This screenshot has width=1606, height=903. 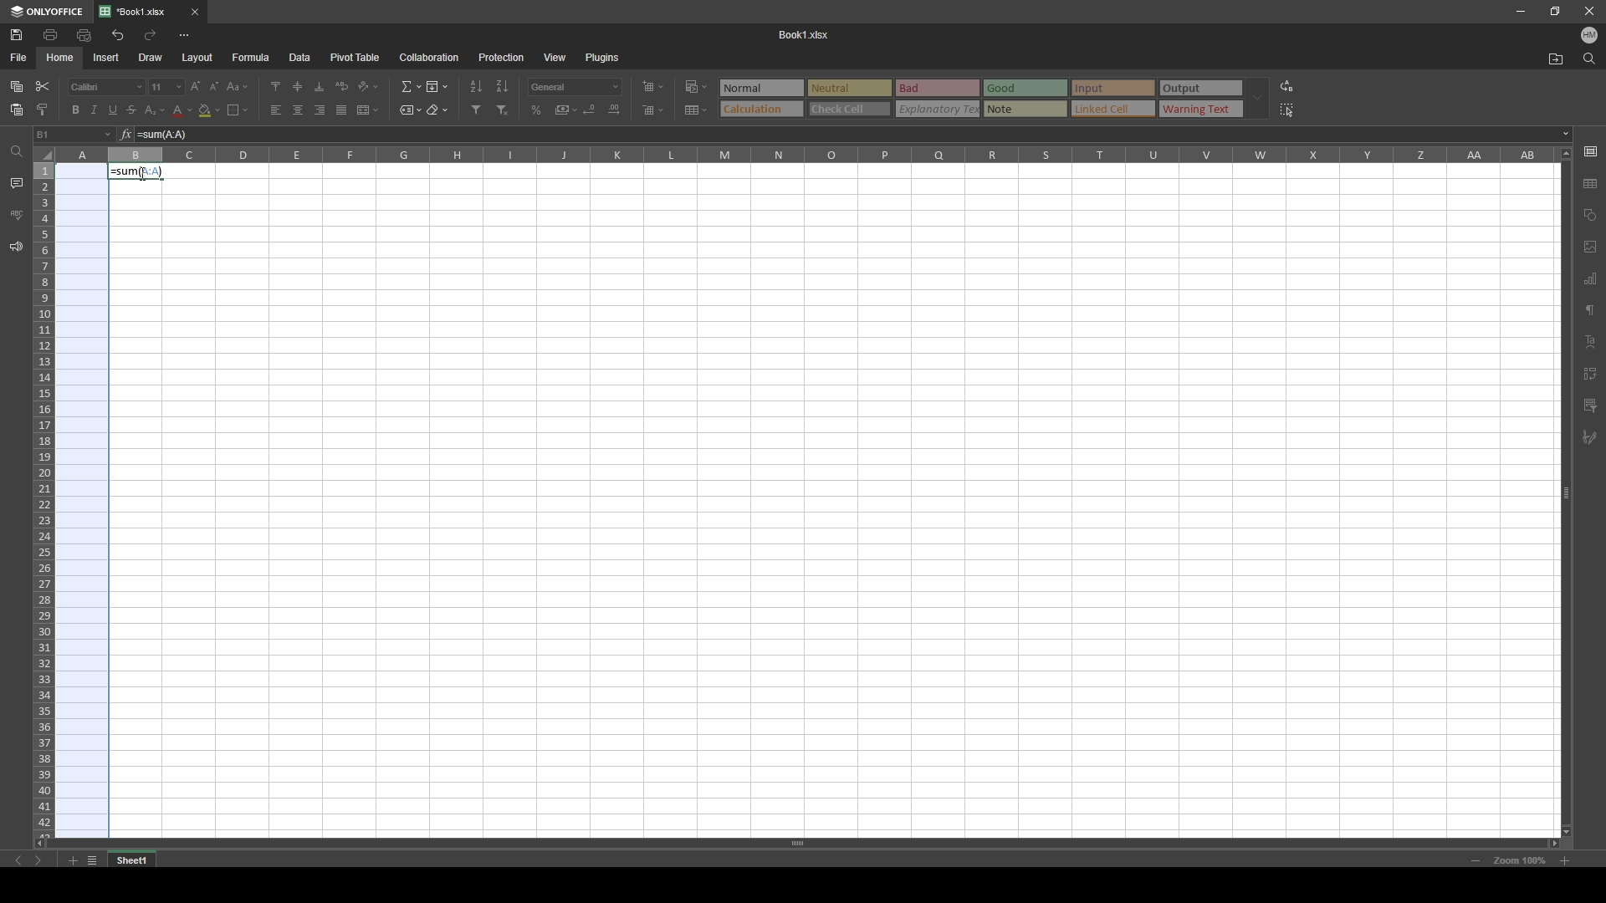 I want to click on shapes, so click(x=1591, y=214).